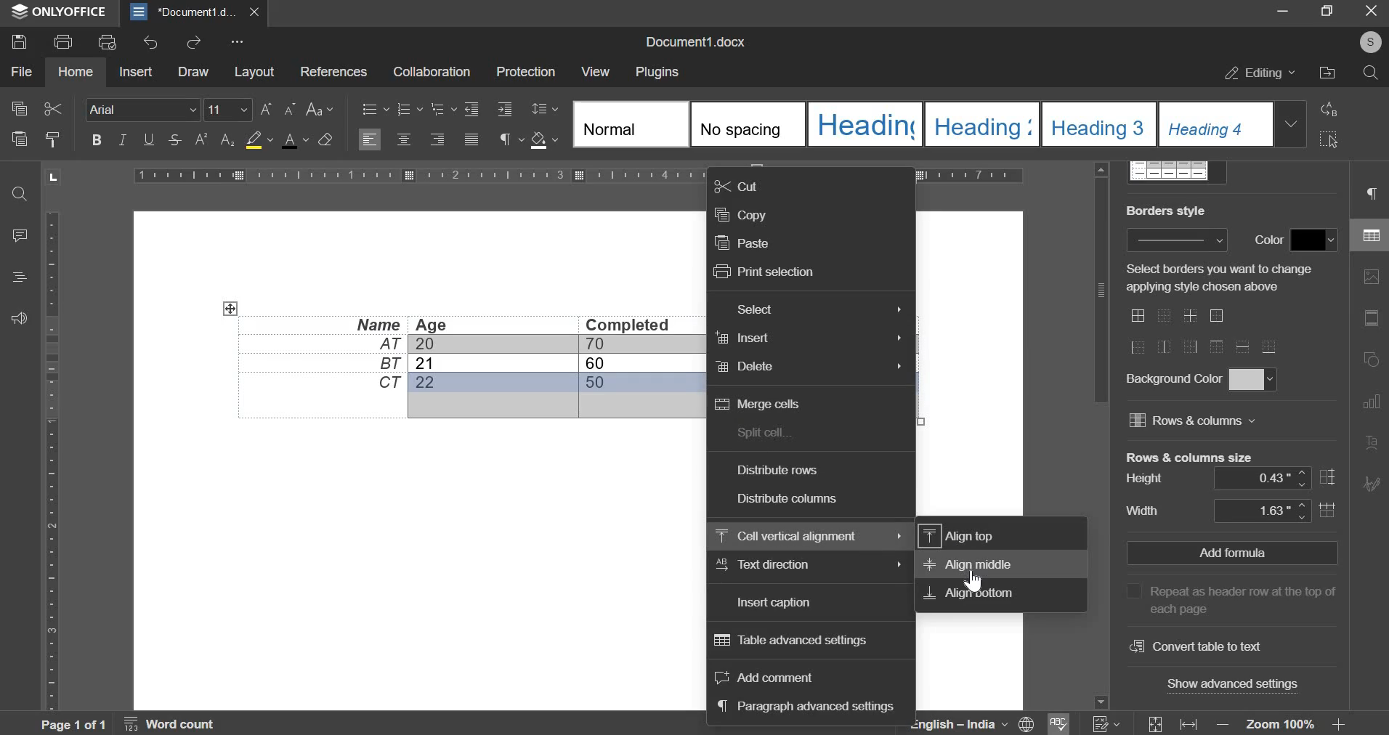  Describe the element at coordinates (1232, 552) in the screenshot. I see `add formula` at that location.